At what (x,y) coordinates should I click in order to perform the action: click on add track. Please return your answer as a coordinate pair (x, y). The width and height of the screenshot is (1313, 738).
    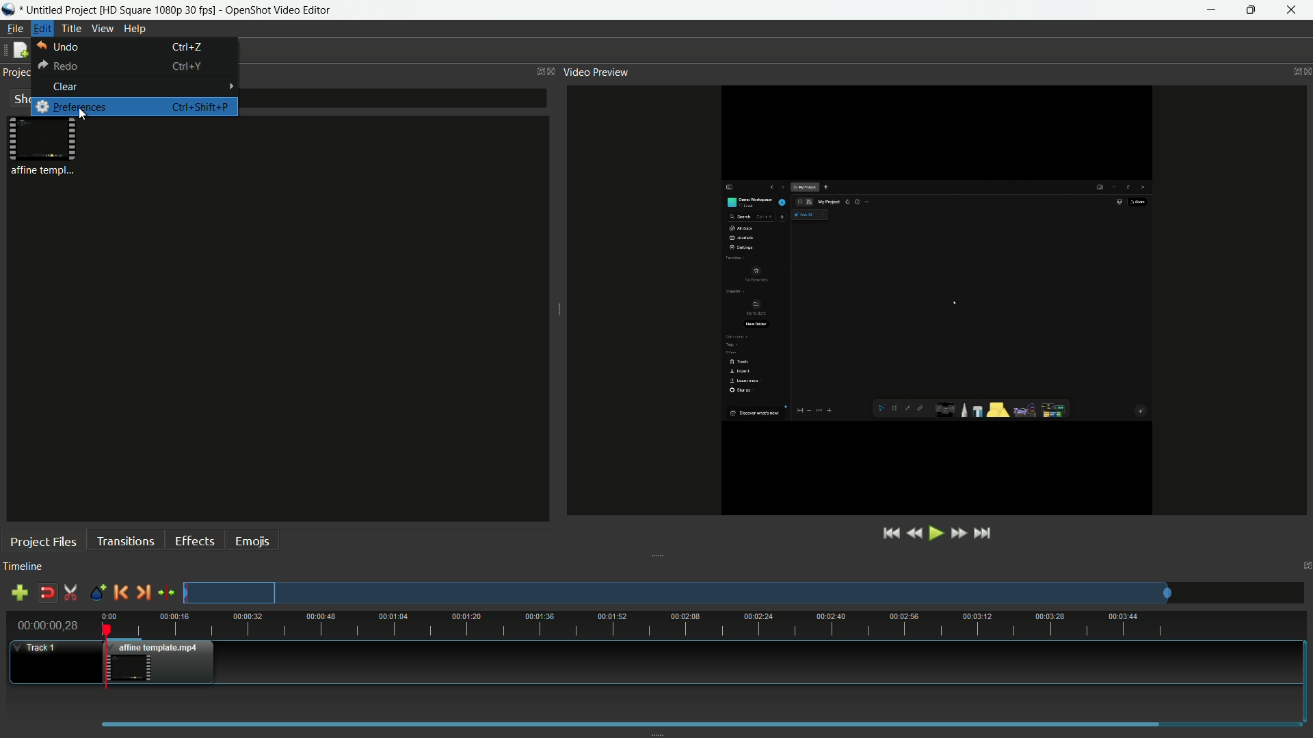
    Looking at the image, I should click on (19, 594).